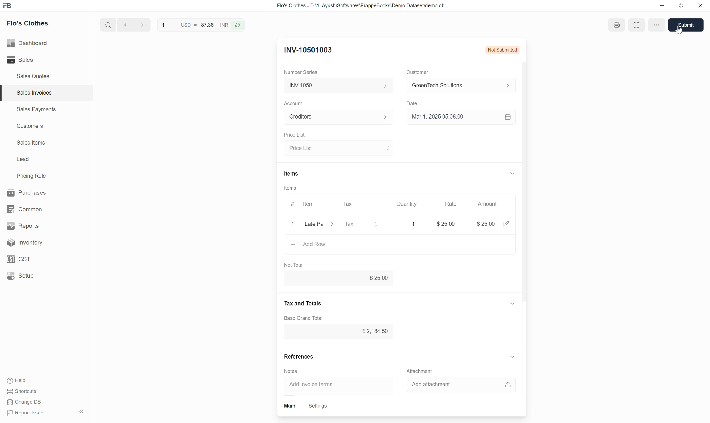 This screenshot has width=710, height=423. What do you see at coordinates (125, 26) in the screenshot?
I see `go back ` at bounding box center [125, 26].